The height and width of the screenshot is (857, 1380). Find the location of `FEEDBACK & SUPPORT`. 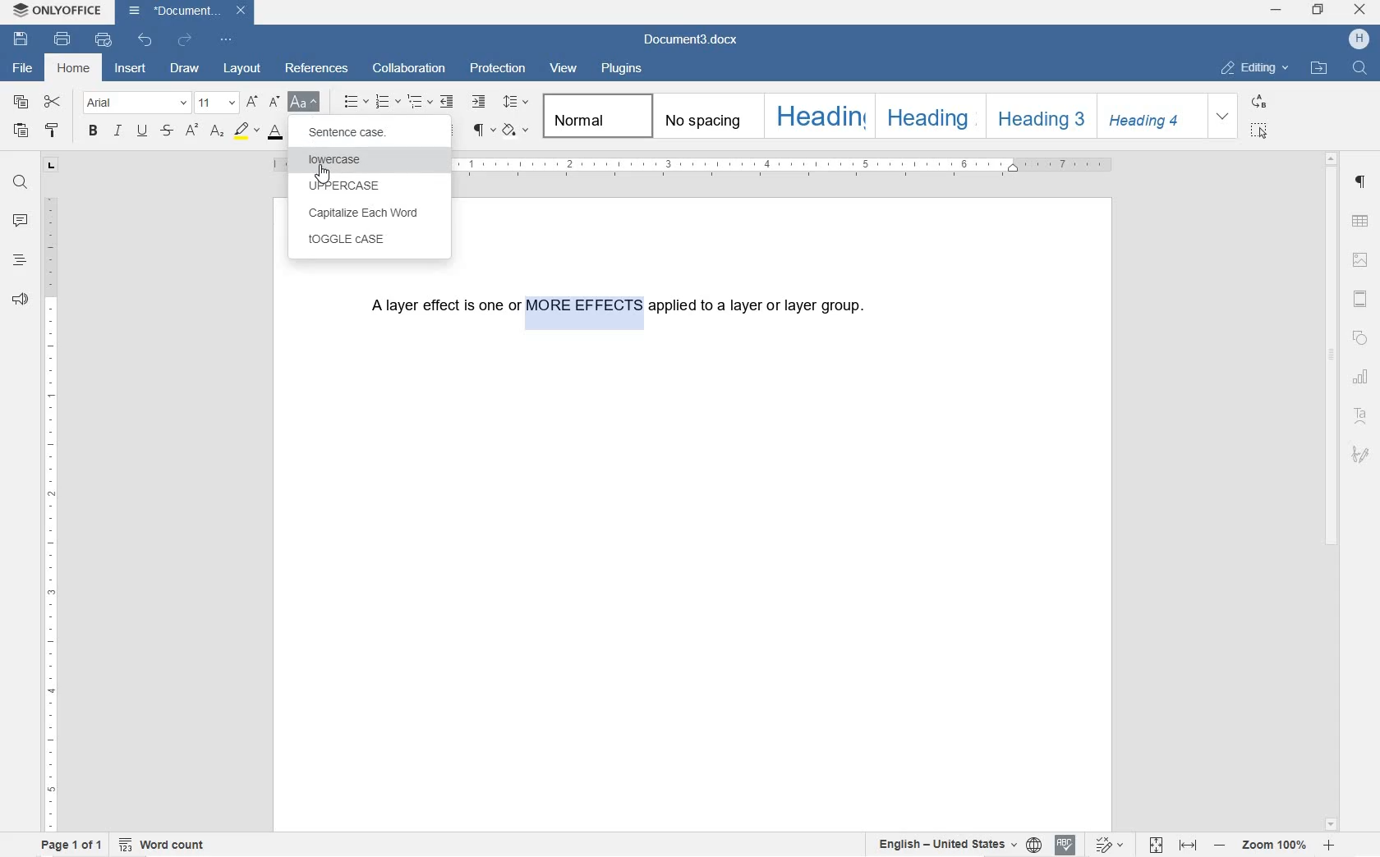

FEEDBACK & SUPPORT is located at coordinates (19, 300).